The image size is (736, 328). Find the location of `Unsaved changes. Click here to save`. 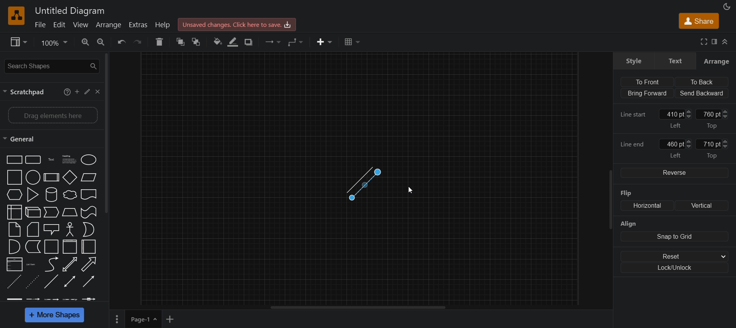

Unsaved changes. Click here to save is located at coordinates (237, 24).